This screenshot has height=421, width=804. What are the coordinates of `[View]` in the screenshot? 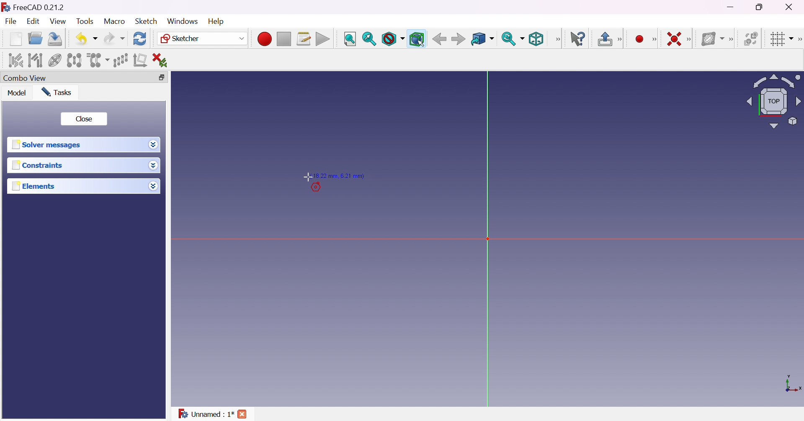 It's located at (557, 39).